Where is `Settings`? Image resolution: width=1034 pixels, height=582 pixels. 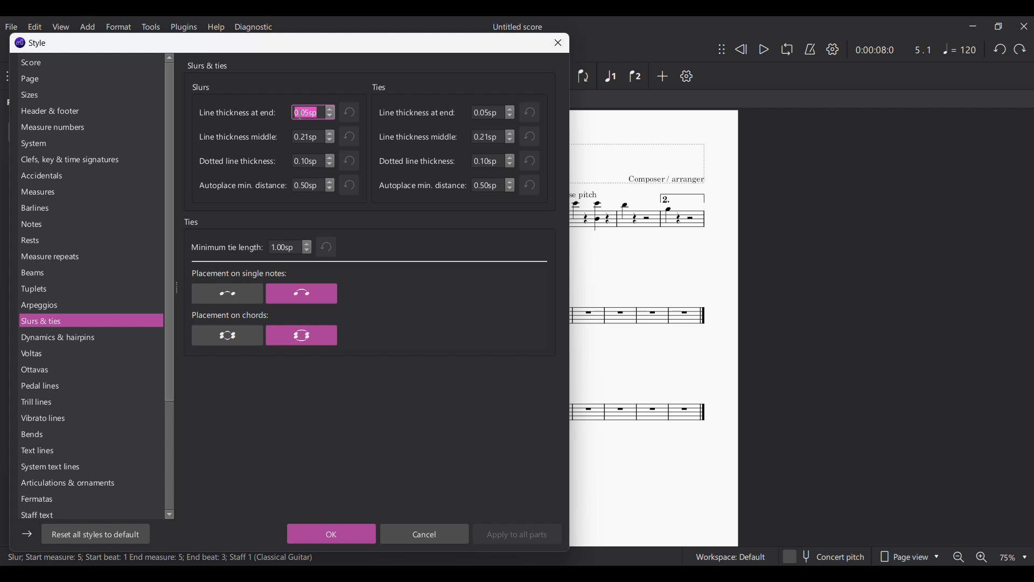 Settings is located at coordinates (687, 76).